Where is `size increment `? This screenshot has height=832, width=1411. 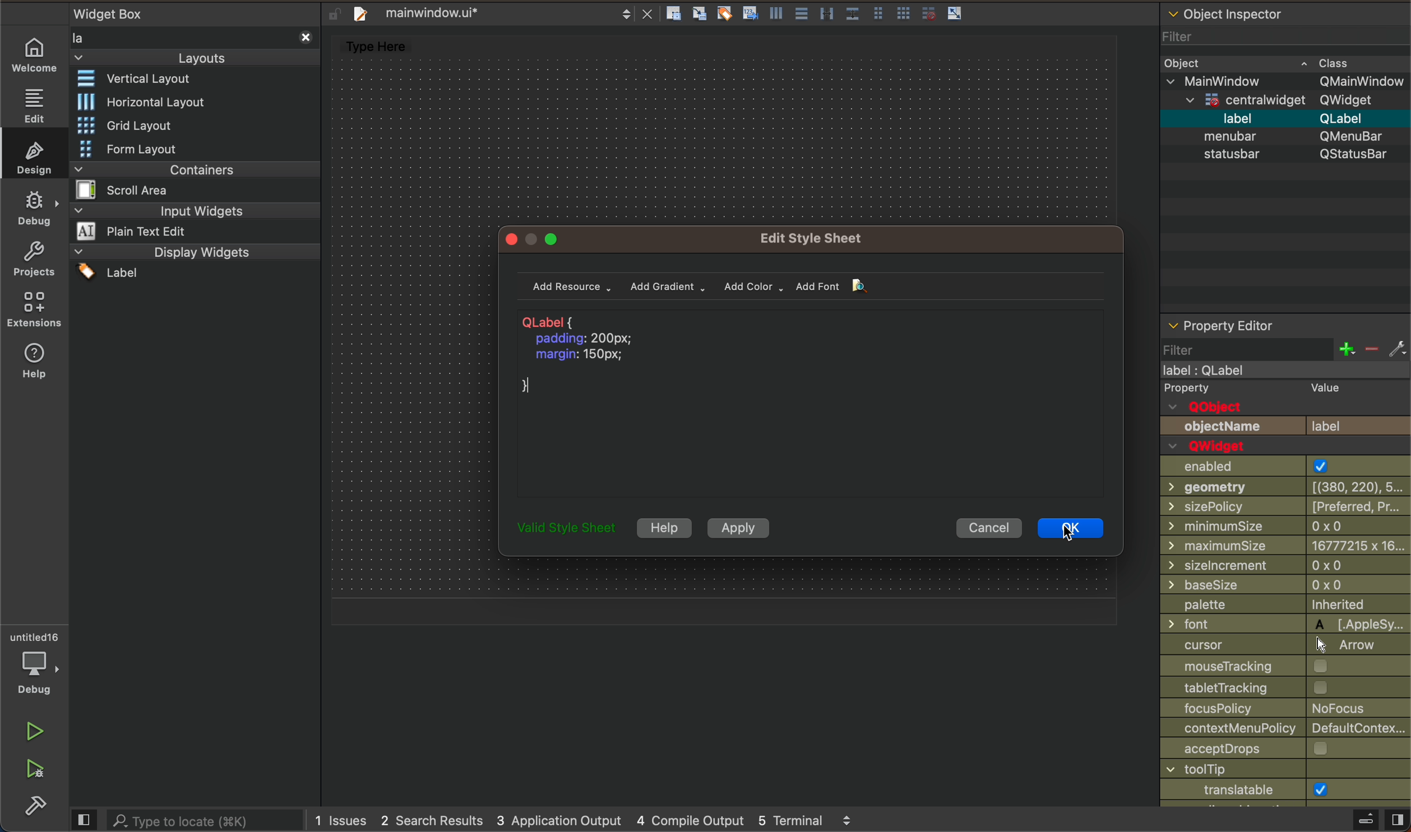 size increment  is located at coordinates (1285, 565).